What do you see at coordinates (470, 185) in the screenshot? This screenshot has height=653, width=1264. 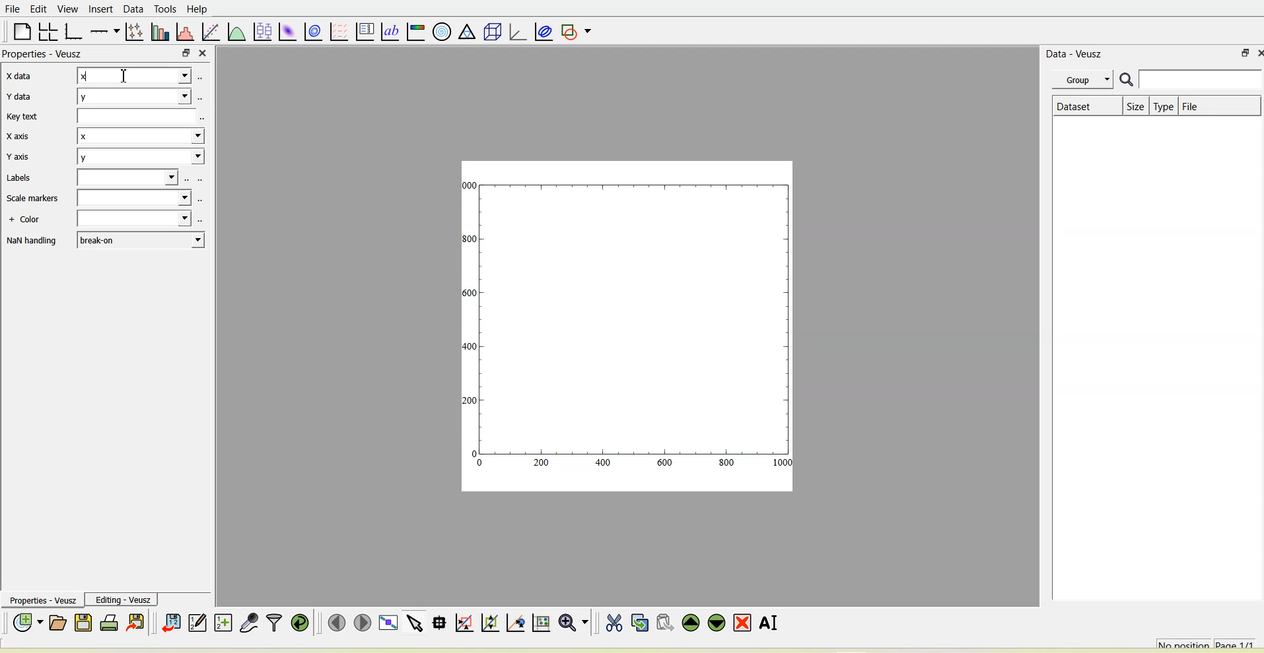 I see `1000` at bounding box center [470, 185].